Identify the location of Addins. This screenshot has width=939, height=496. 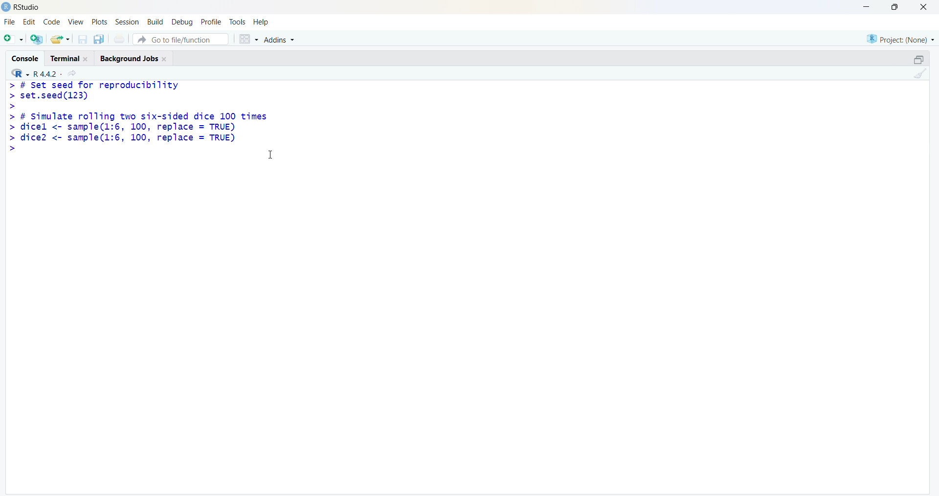
(280, 40).